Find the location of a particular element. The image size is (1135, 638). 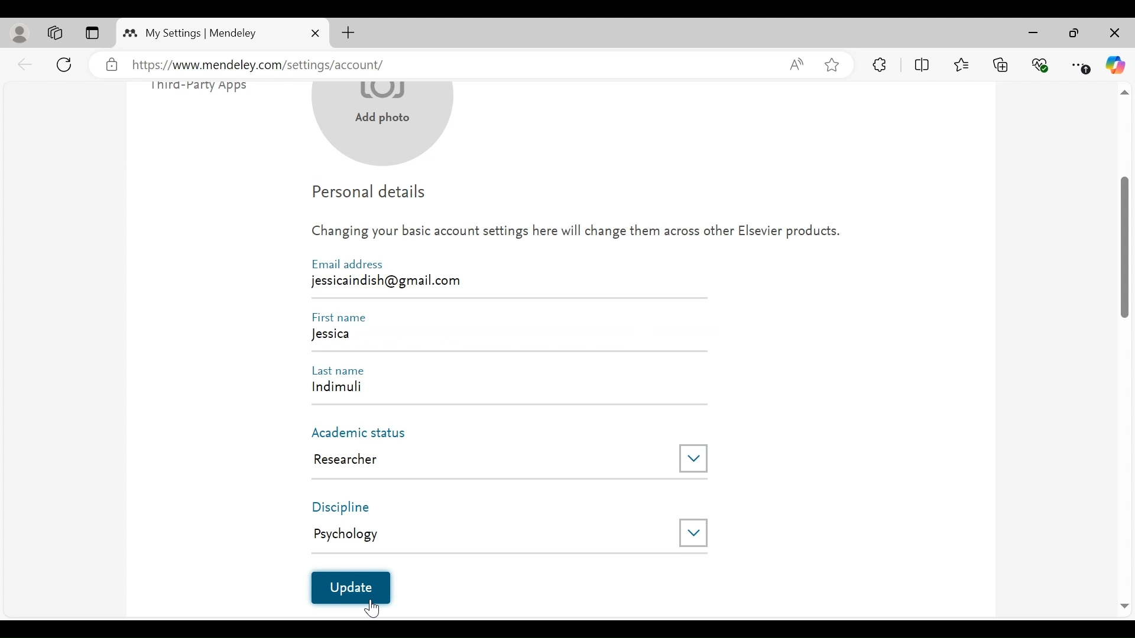

Research is located at coordinates (487, 460).